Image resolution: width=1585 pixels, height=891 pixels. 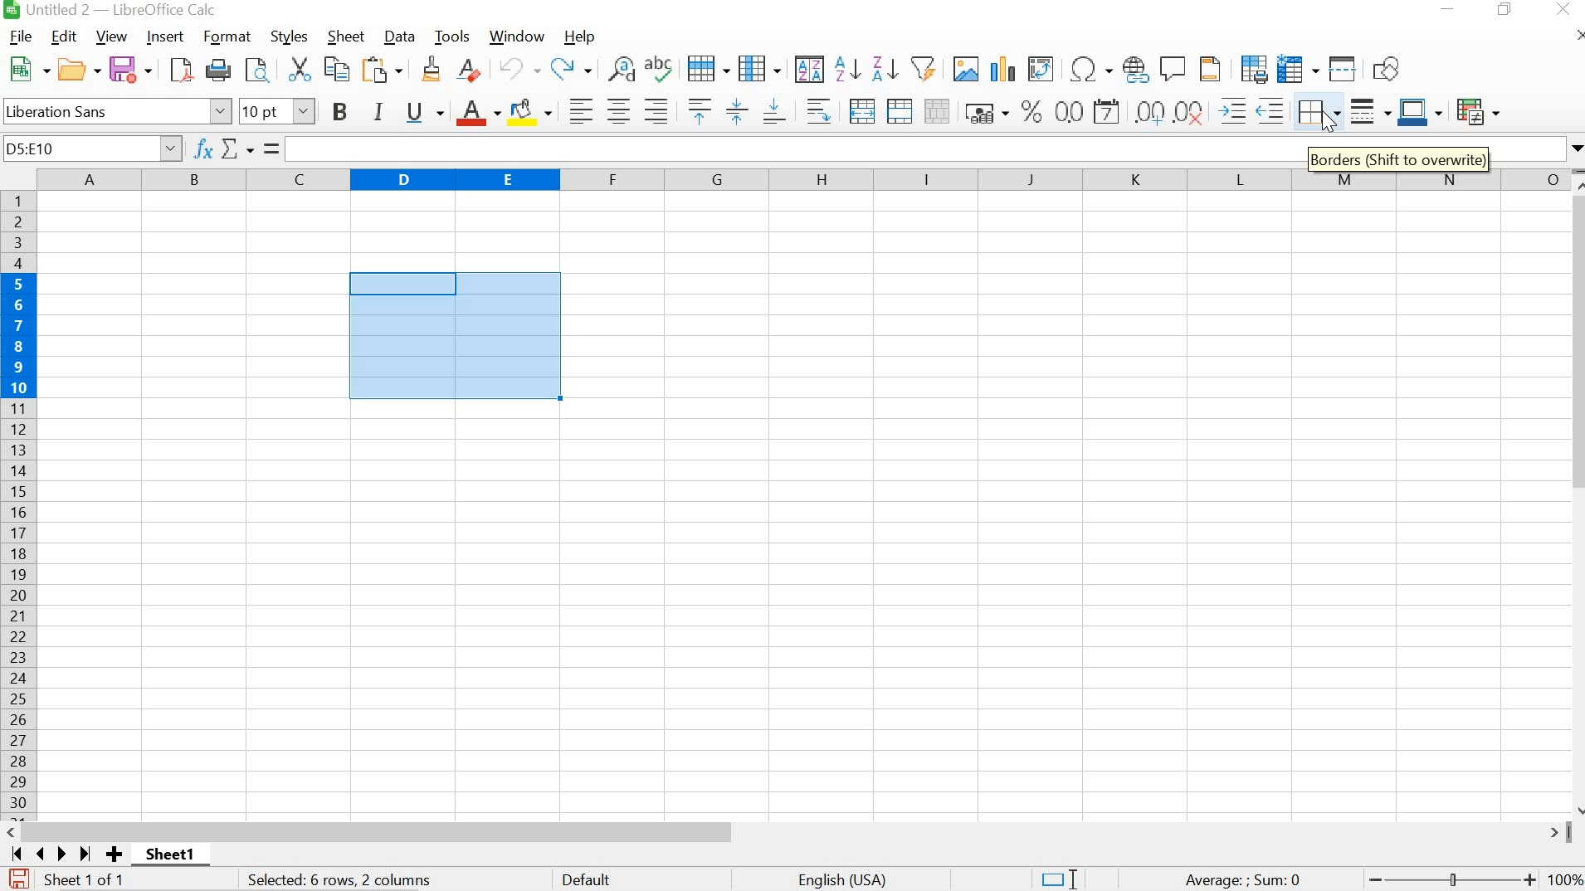 What do you see at coordinates (898, 110) in the screenshot?
I see `merge cells` at bounding box center [898, 110].